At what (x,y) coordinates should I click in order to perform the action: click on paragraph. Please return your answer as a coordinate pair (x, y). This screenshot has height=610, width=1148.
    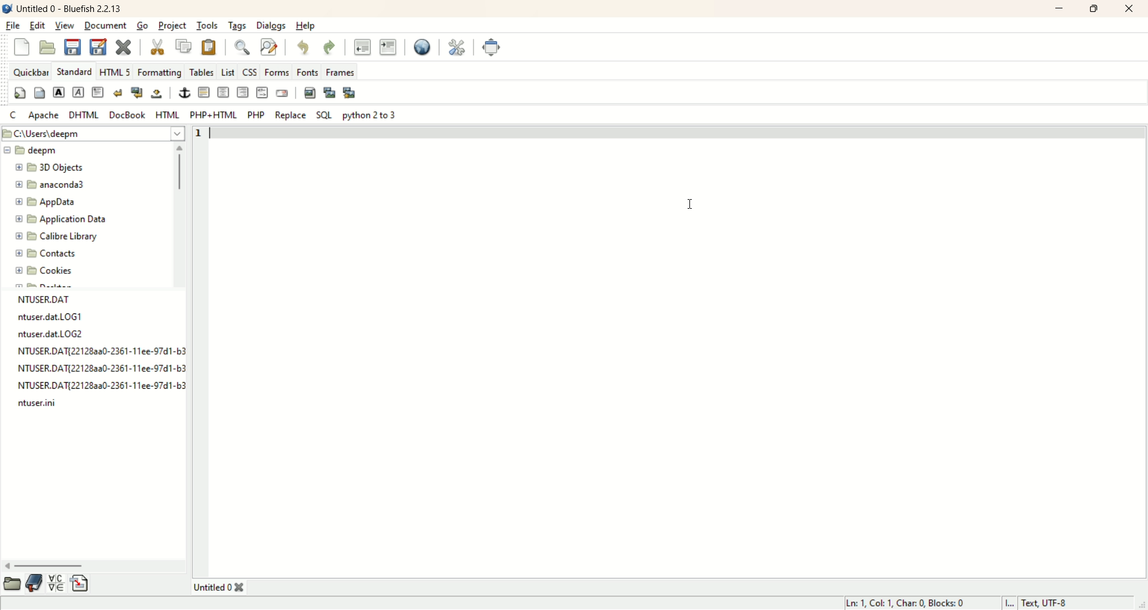
    Looking at the image, I should click on (98, 93).